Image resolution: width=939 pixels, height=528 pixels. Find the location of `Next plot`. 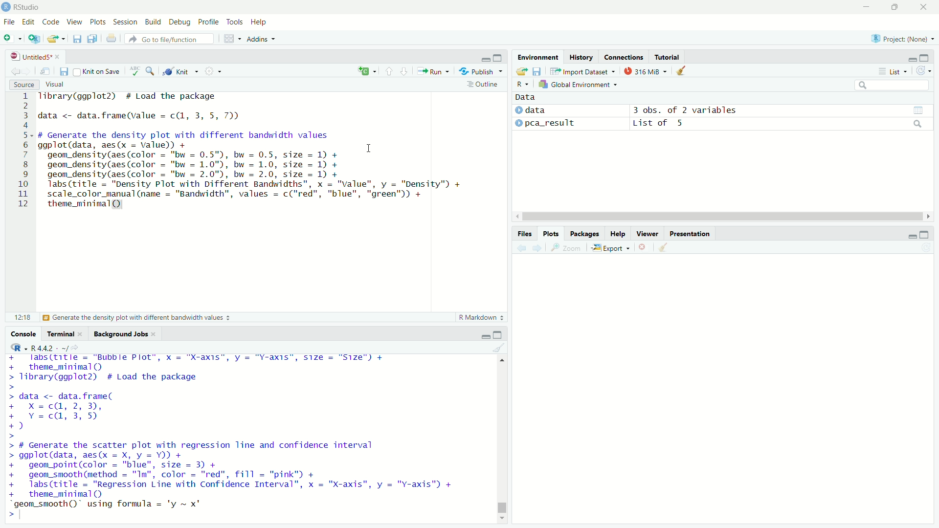

Next plot is located at coordinates (537, 248).